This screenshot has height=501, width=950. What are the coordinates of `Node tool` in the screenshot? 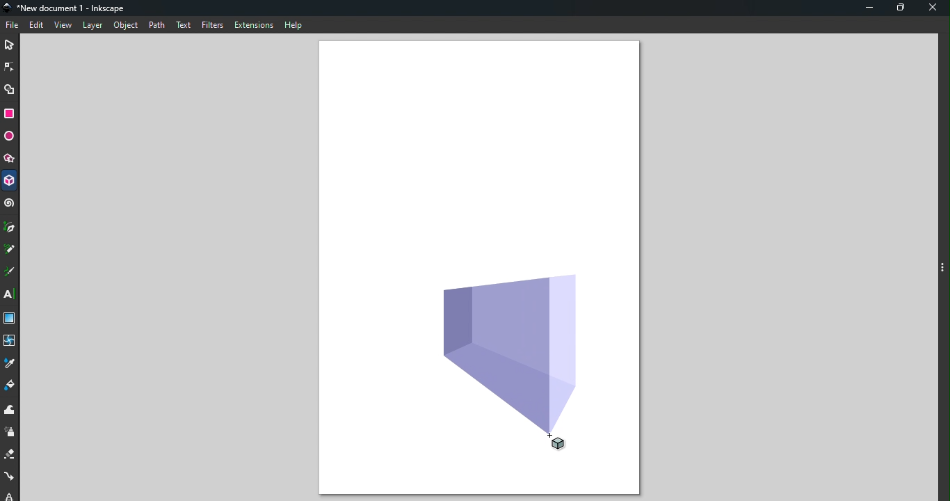 It's located at (10, 68).